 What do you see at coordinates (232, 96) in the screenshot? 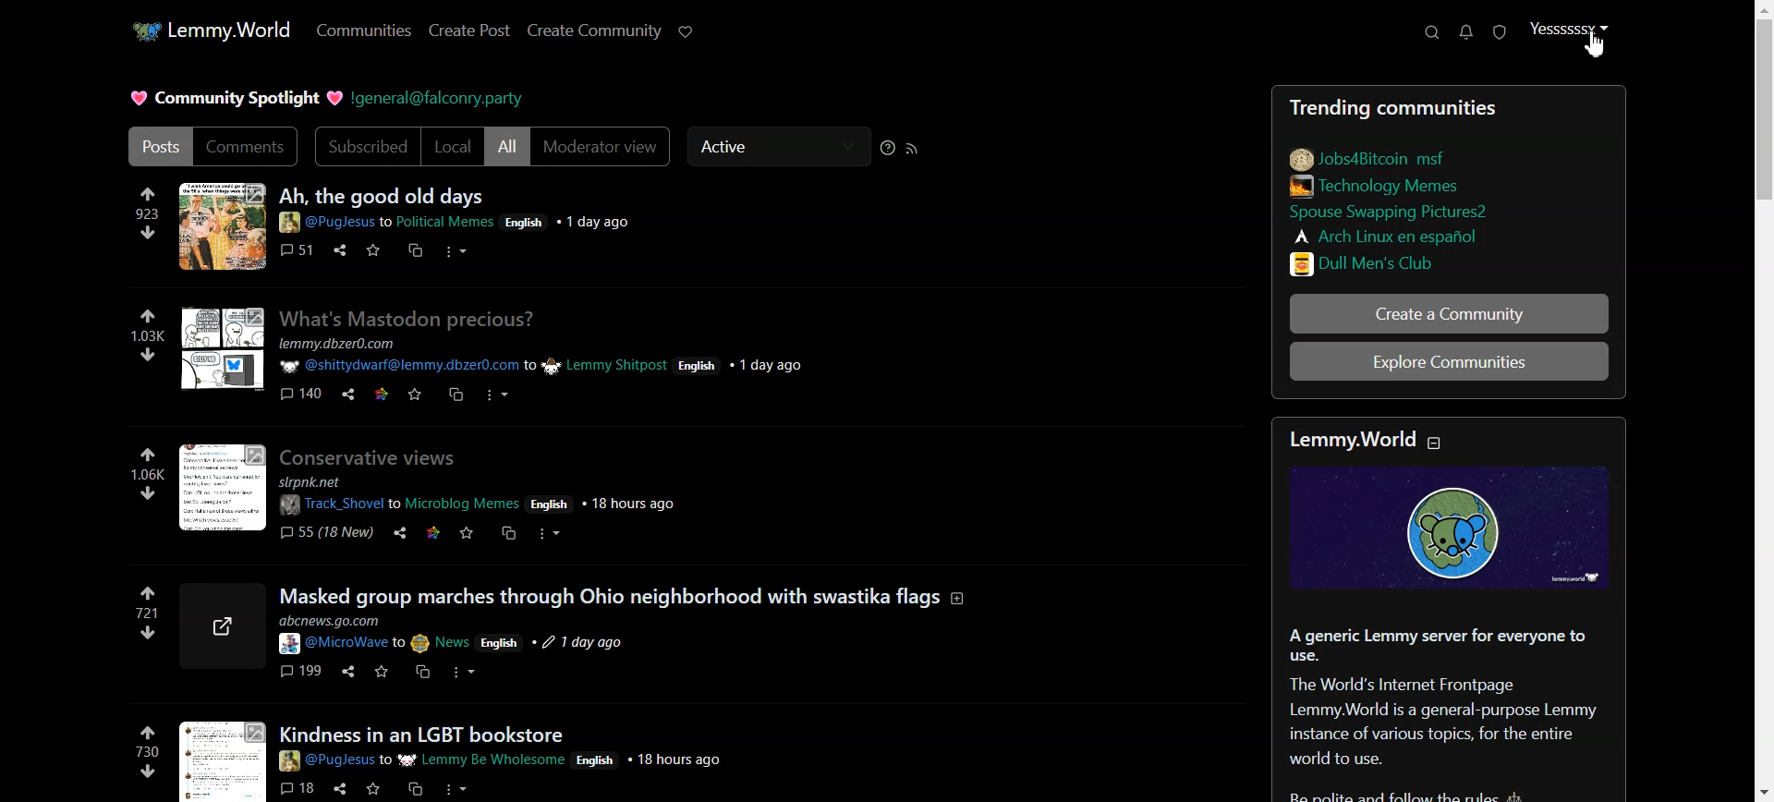
I see `Text` at bounding box center [232, 96].